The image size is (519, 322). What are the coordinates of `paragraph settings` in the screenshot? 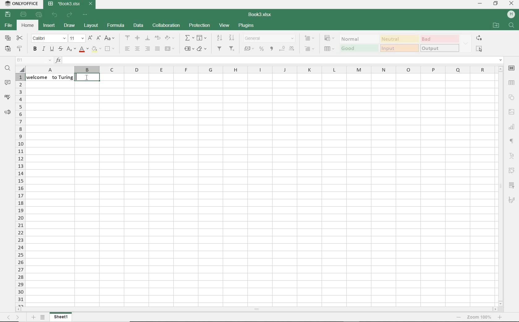 It's located at (512, 141).